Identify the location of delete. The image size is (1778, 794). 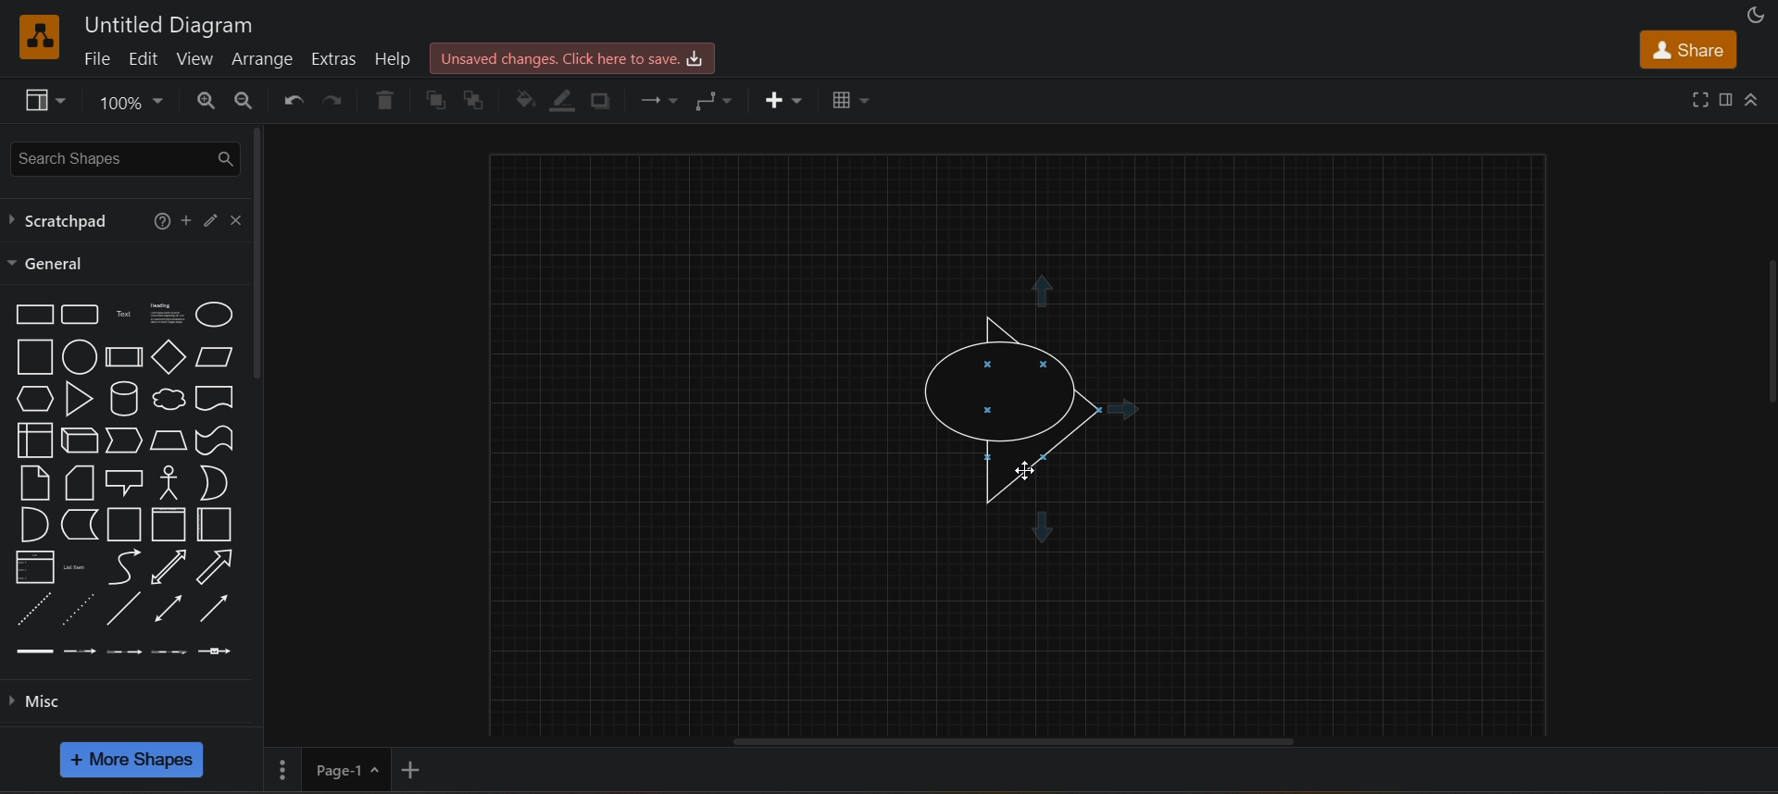
(383, 99).